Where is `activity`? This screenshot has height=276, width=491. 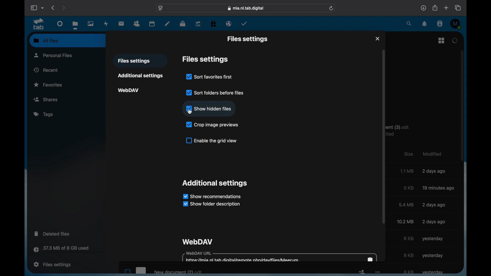 activity is located at coordinates (106, 24).